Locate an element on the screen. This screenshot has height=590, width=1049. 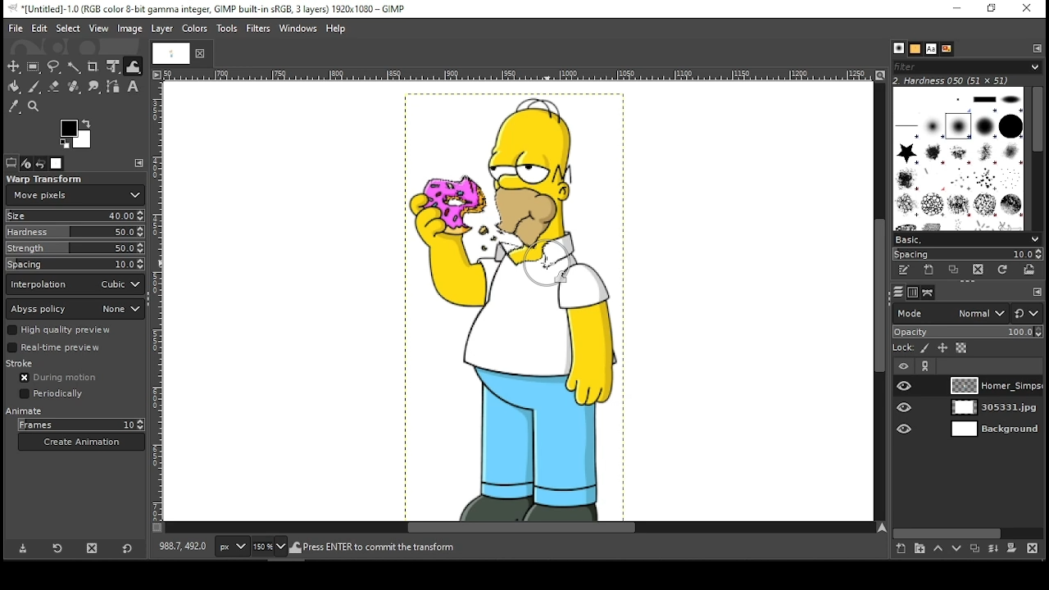
windows is located at coordinates (297, 28).